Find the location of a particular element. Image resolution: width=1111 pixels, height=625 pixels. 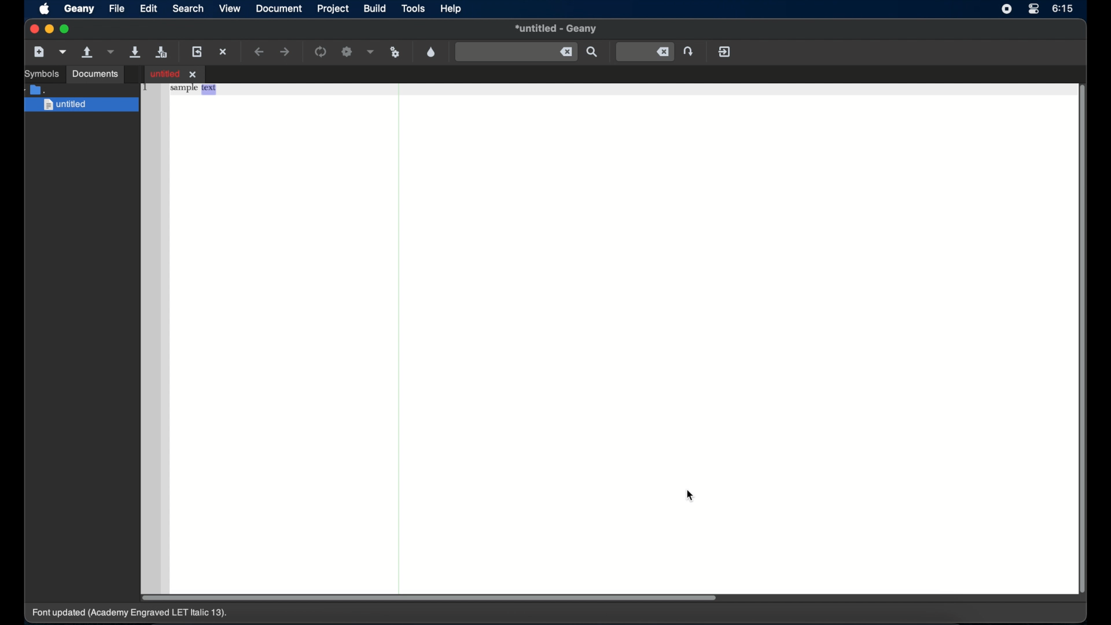

choose more build actions is located at coordinates (371, 52).